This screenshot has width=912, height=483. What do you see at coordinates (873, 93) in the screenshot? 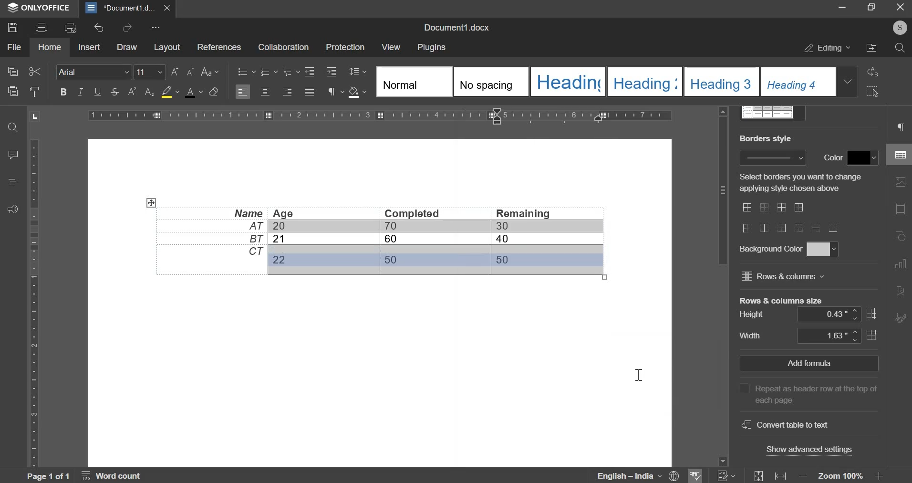
I see `select all` at bounding box center [873, 93].